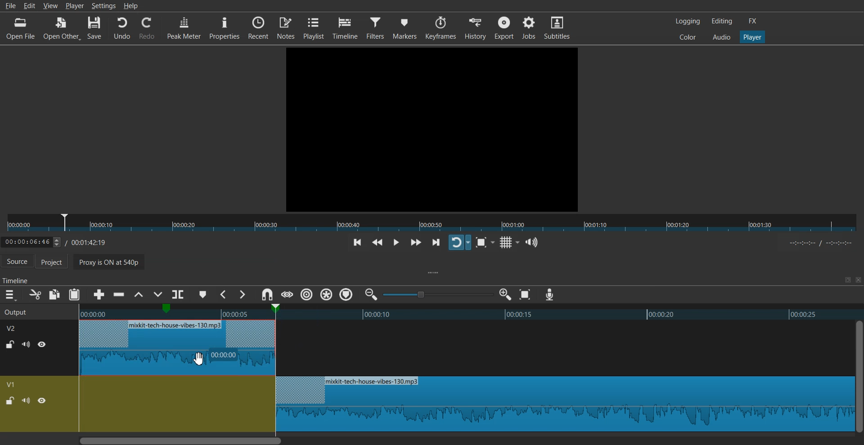  I want to click on Split at playhead, so click(180, 293).